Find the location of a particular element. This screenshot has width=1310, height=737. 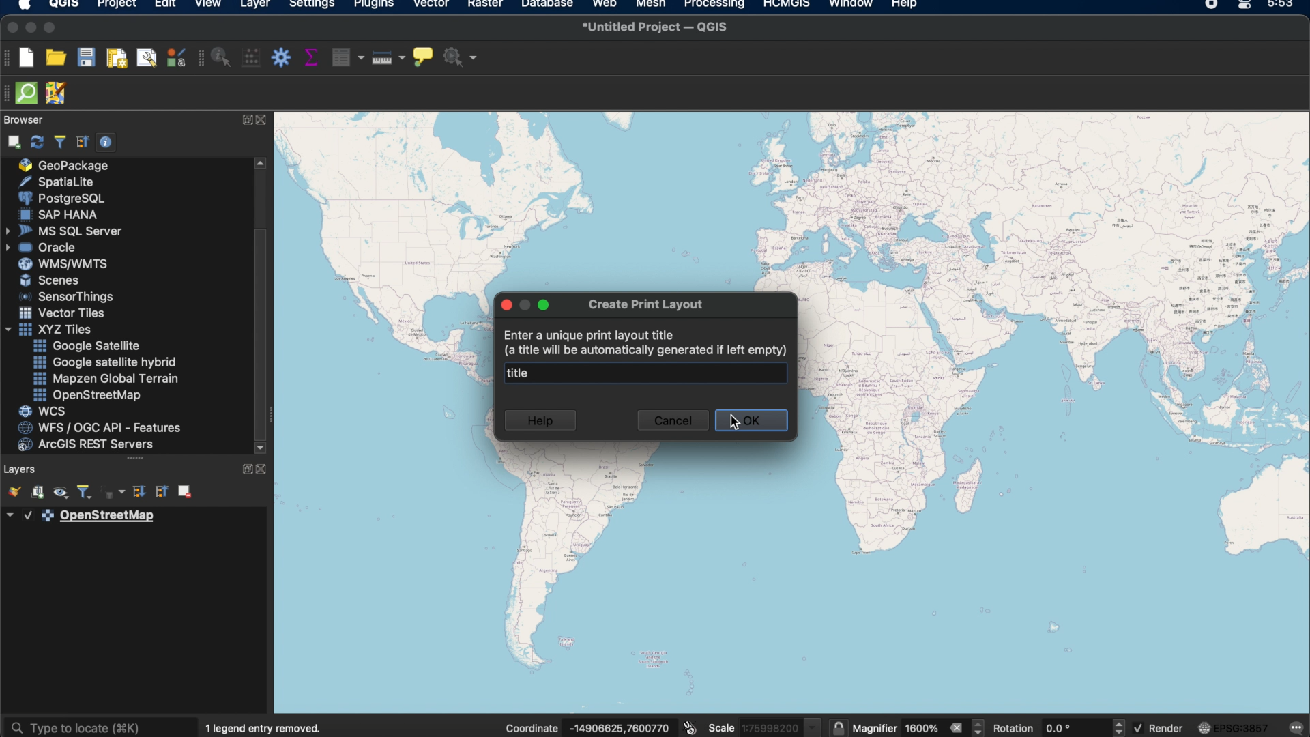

toggle extents and mouse position display is located at coordinates (688, 727).